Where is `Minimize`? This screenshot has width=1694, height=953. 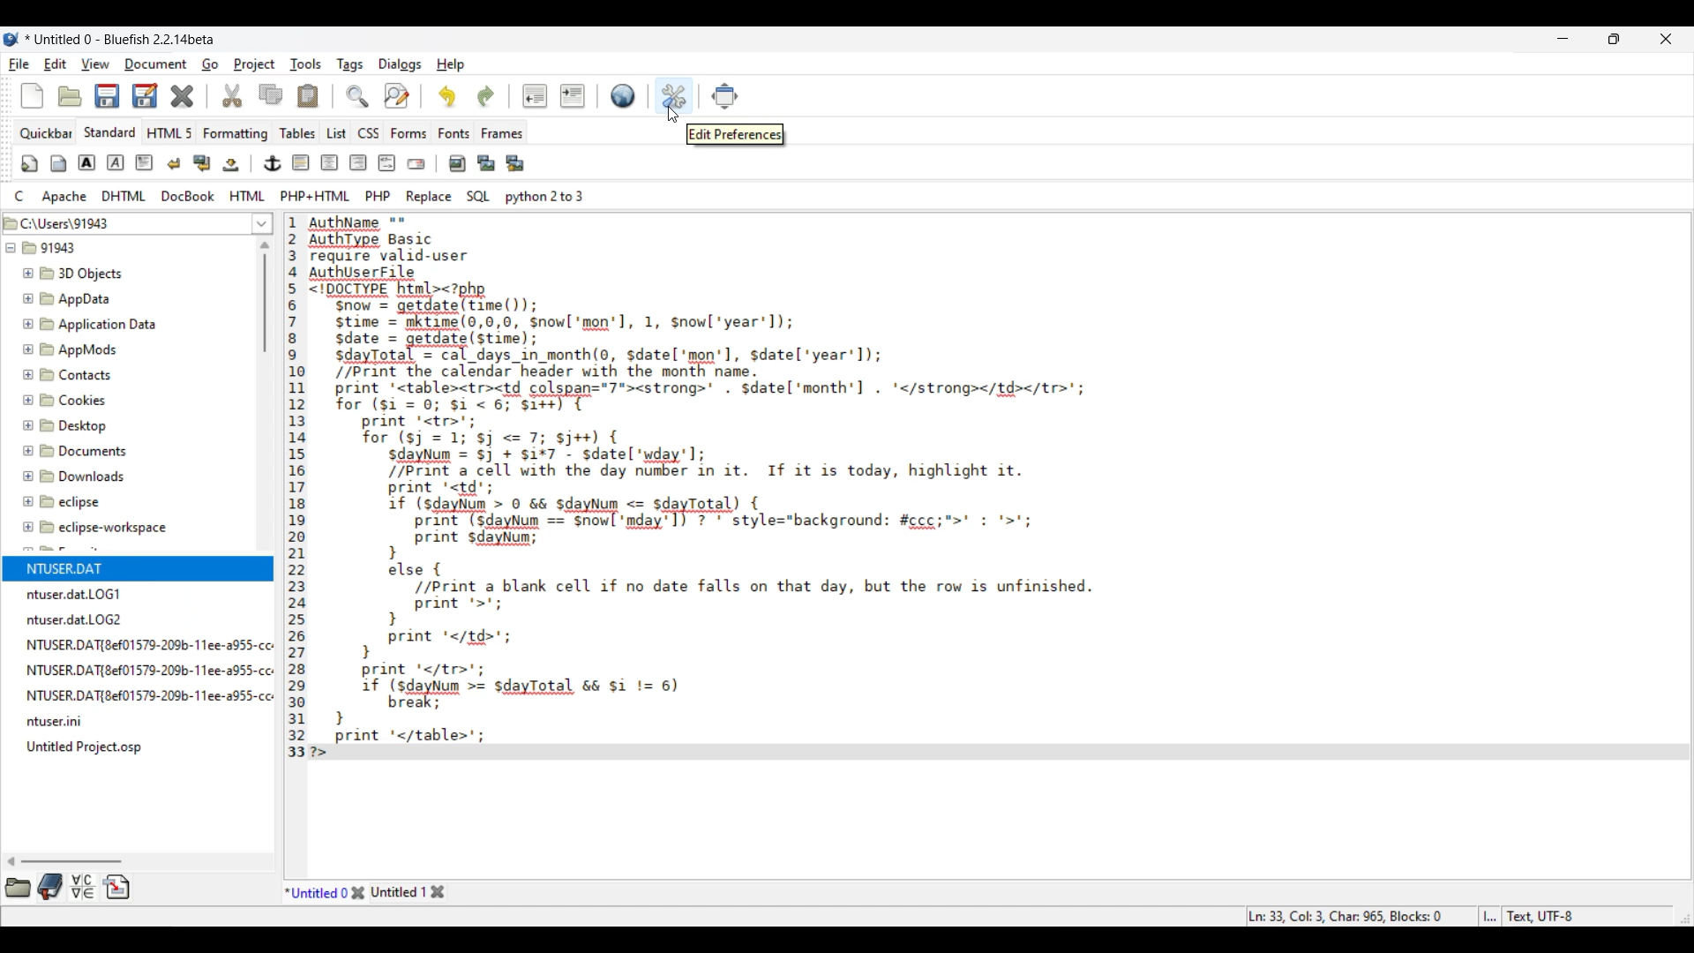 Minimize is located at coordinates (1563, 39).